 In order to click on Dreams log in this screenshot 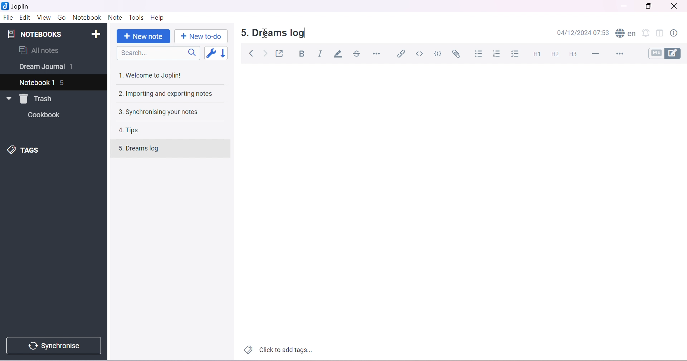, I will do `click(280, 33)`.